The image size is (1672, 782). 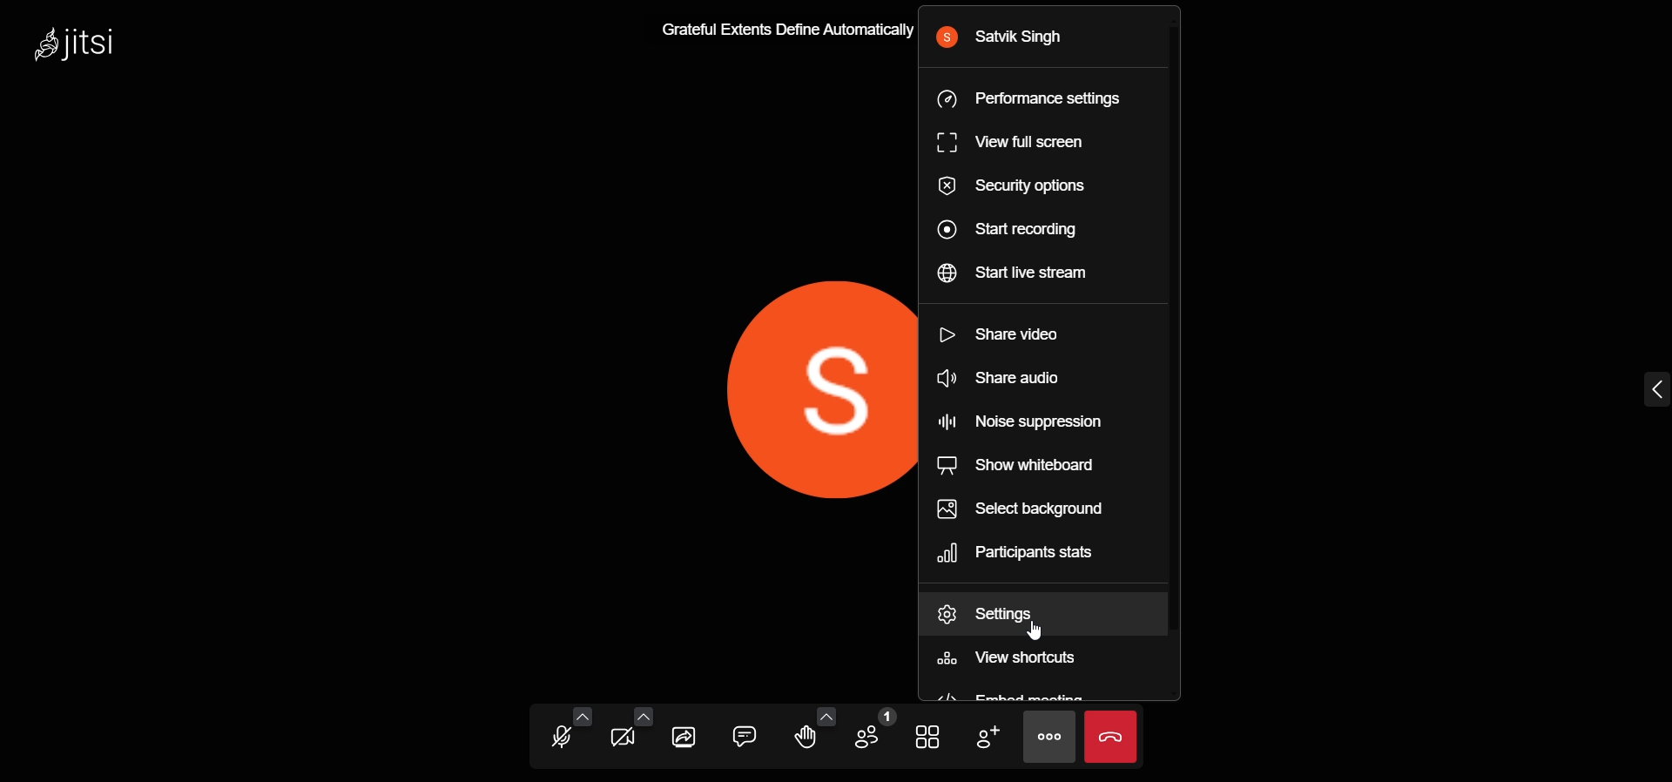 What do you see at coordinates (1014, 185) in the screenshot?
I see `security options` at bounding box center [1014, 185].